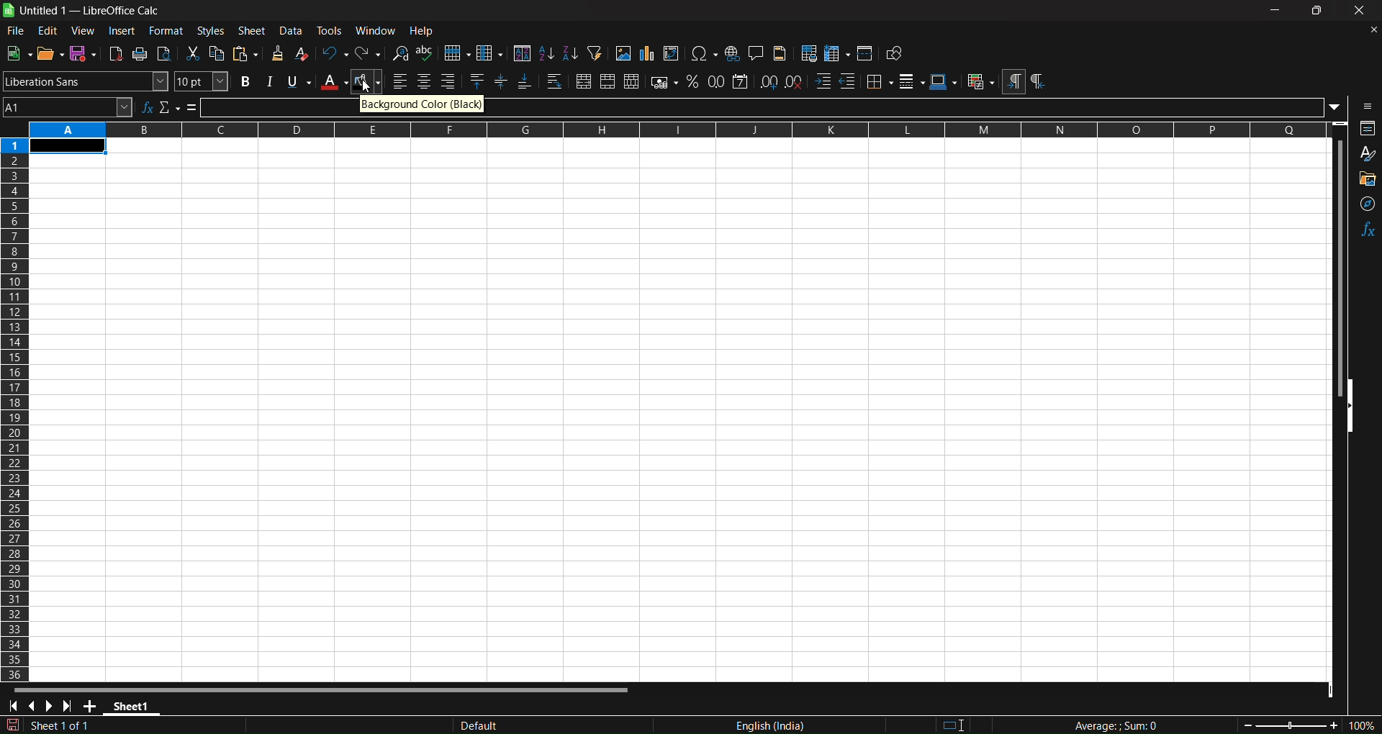 The height and width of the screenshot is (734, 1382). What do you see at coordinates (68, 108) in the screenshot?
I see `name box ` at bounding box center [68, 108].